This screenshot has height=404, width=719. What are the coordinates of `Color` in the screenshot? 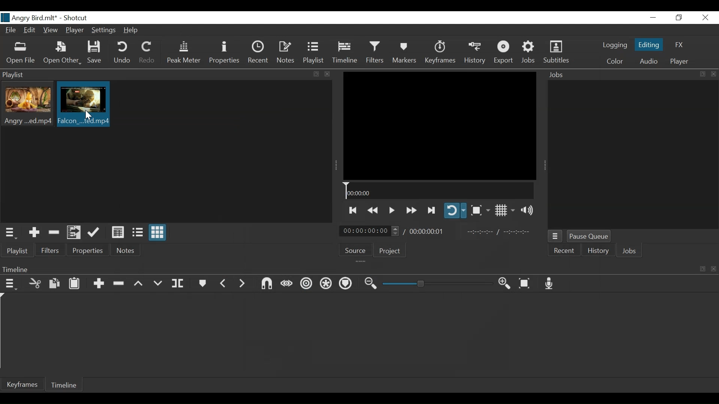 It's located at (613, 61).